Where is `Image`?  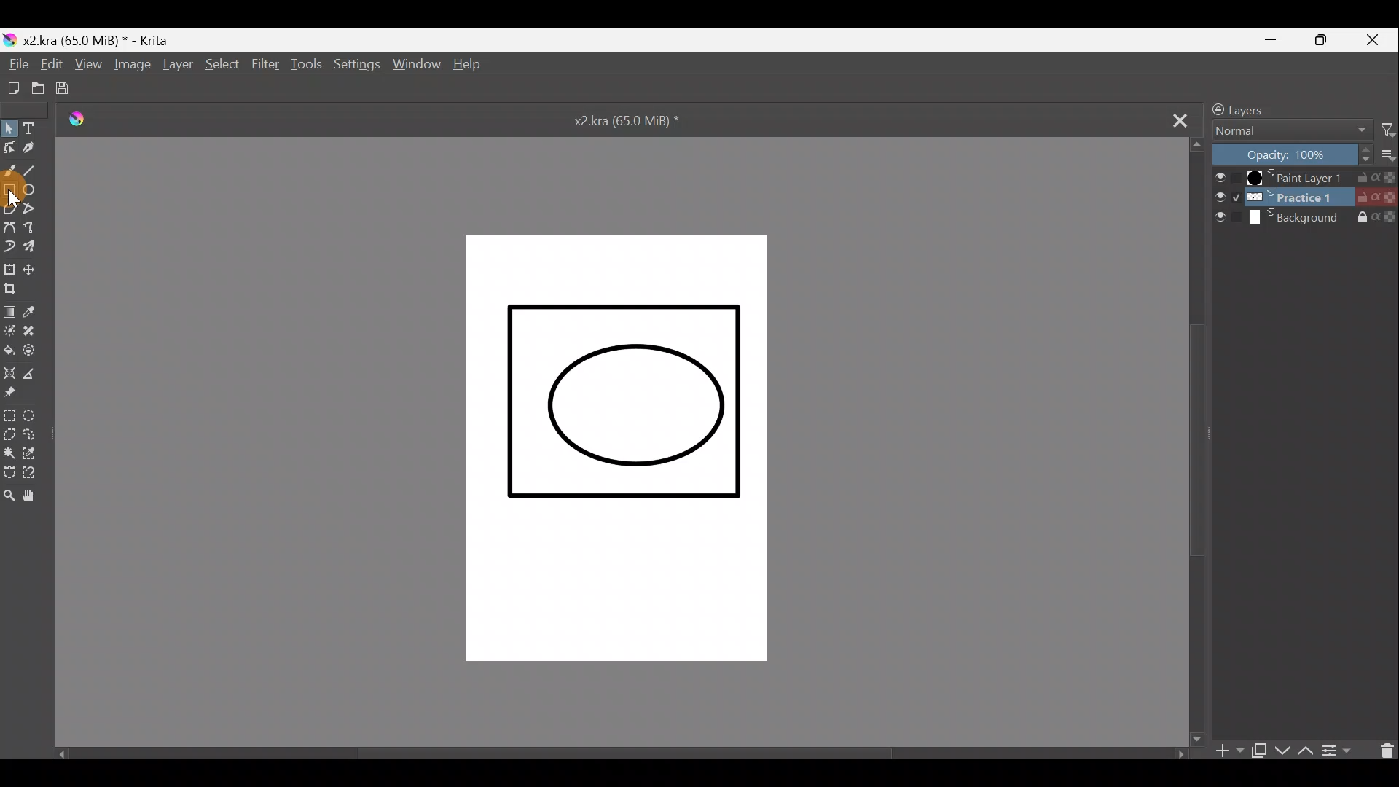
Image is located at coordinates (130, 66).